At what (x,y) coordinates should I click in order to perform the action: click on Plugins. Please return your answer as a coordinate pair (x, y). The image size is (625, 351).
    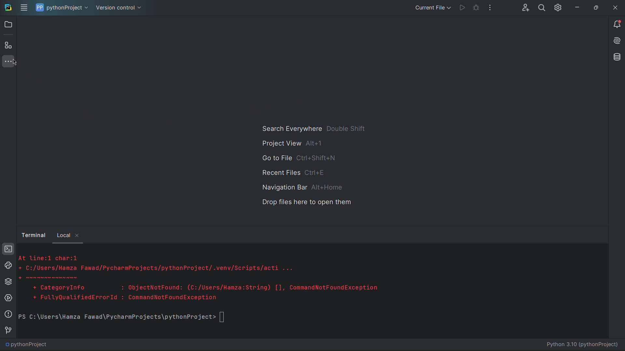
    Looking at the image, I should click on (8, 45).